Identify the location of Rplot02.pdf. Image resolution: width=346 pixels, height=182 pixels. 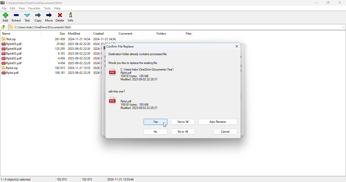
(12, 58).